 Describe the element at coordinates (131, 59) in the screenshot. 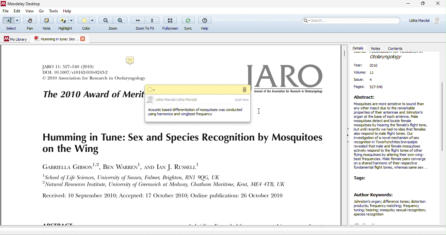

I see `note` at that location.